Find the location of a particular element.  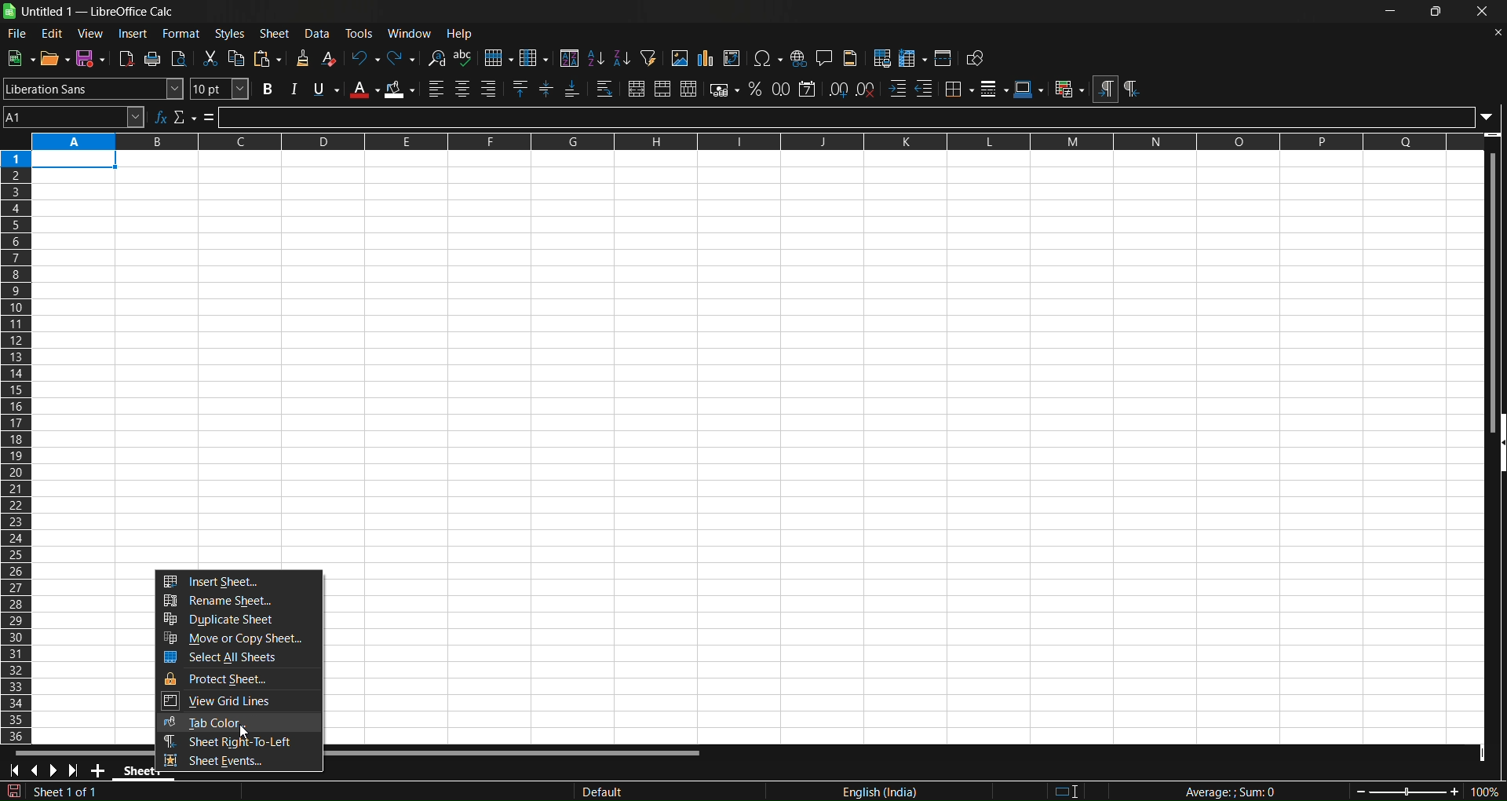

format as date is located at coordinates (808, 89).